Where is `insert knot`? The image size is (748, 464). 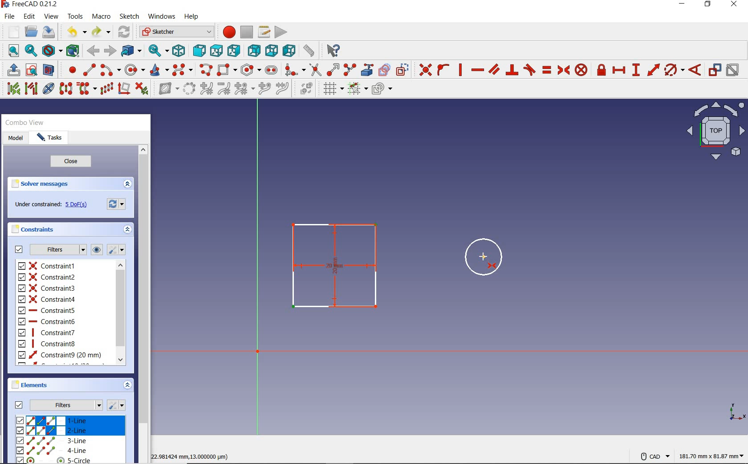 insert knot is located at coordinates (264, 89).